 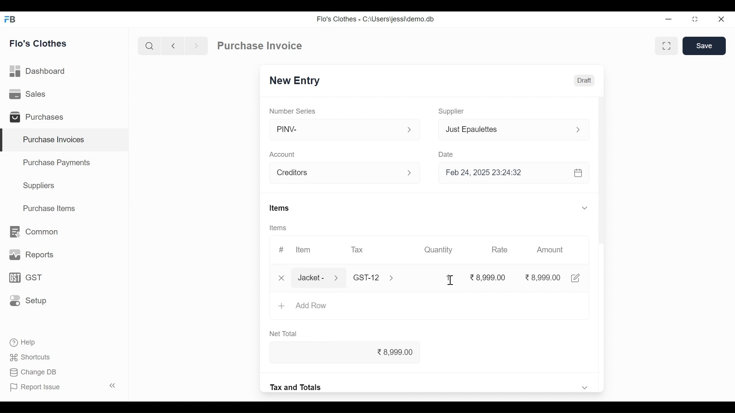 I want to click on Expand, so click(x=338, y=278).